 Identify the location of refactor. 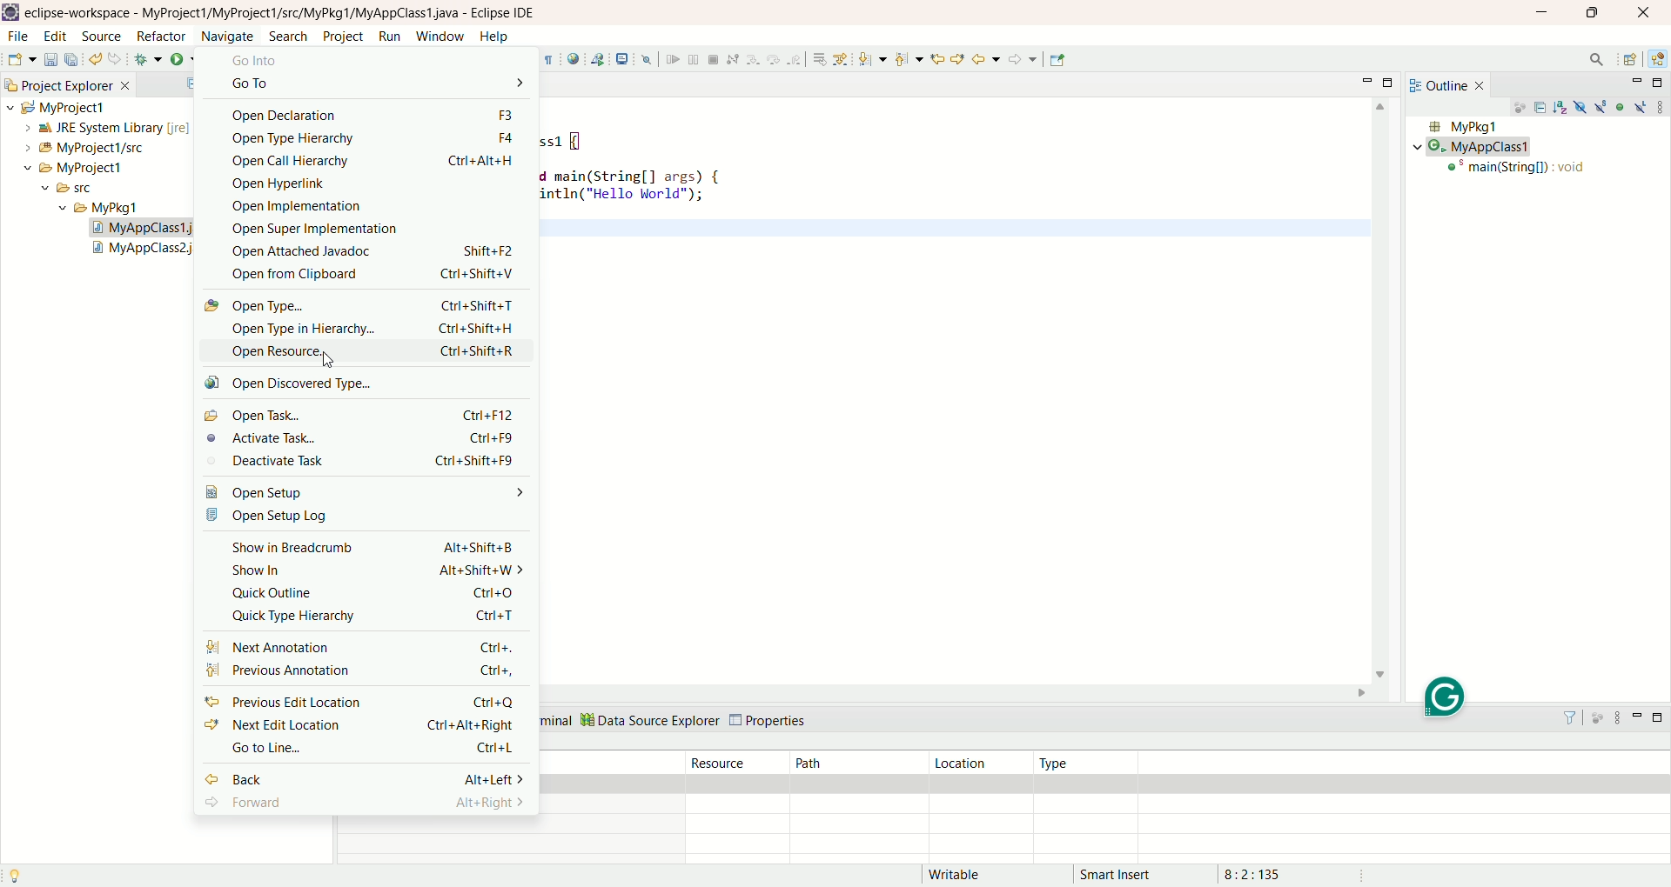
(160, 38).